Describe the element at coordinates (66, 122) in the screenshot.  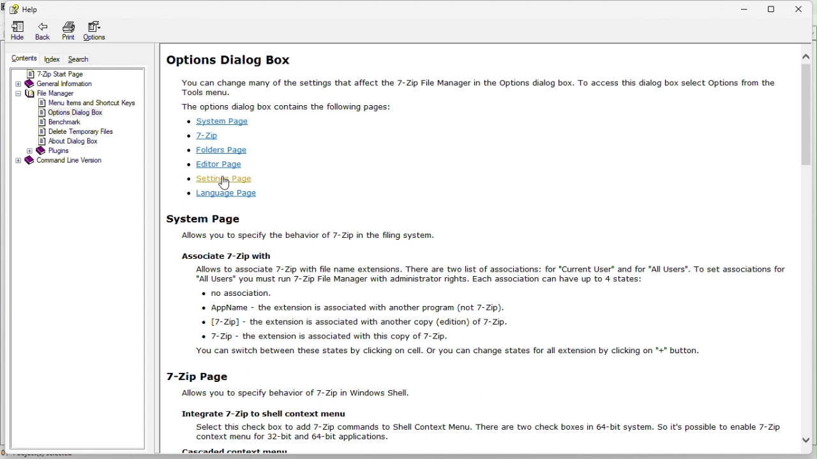
I see `benchmark` at that location.